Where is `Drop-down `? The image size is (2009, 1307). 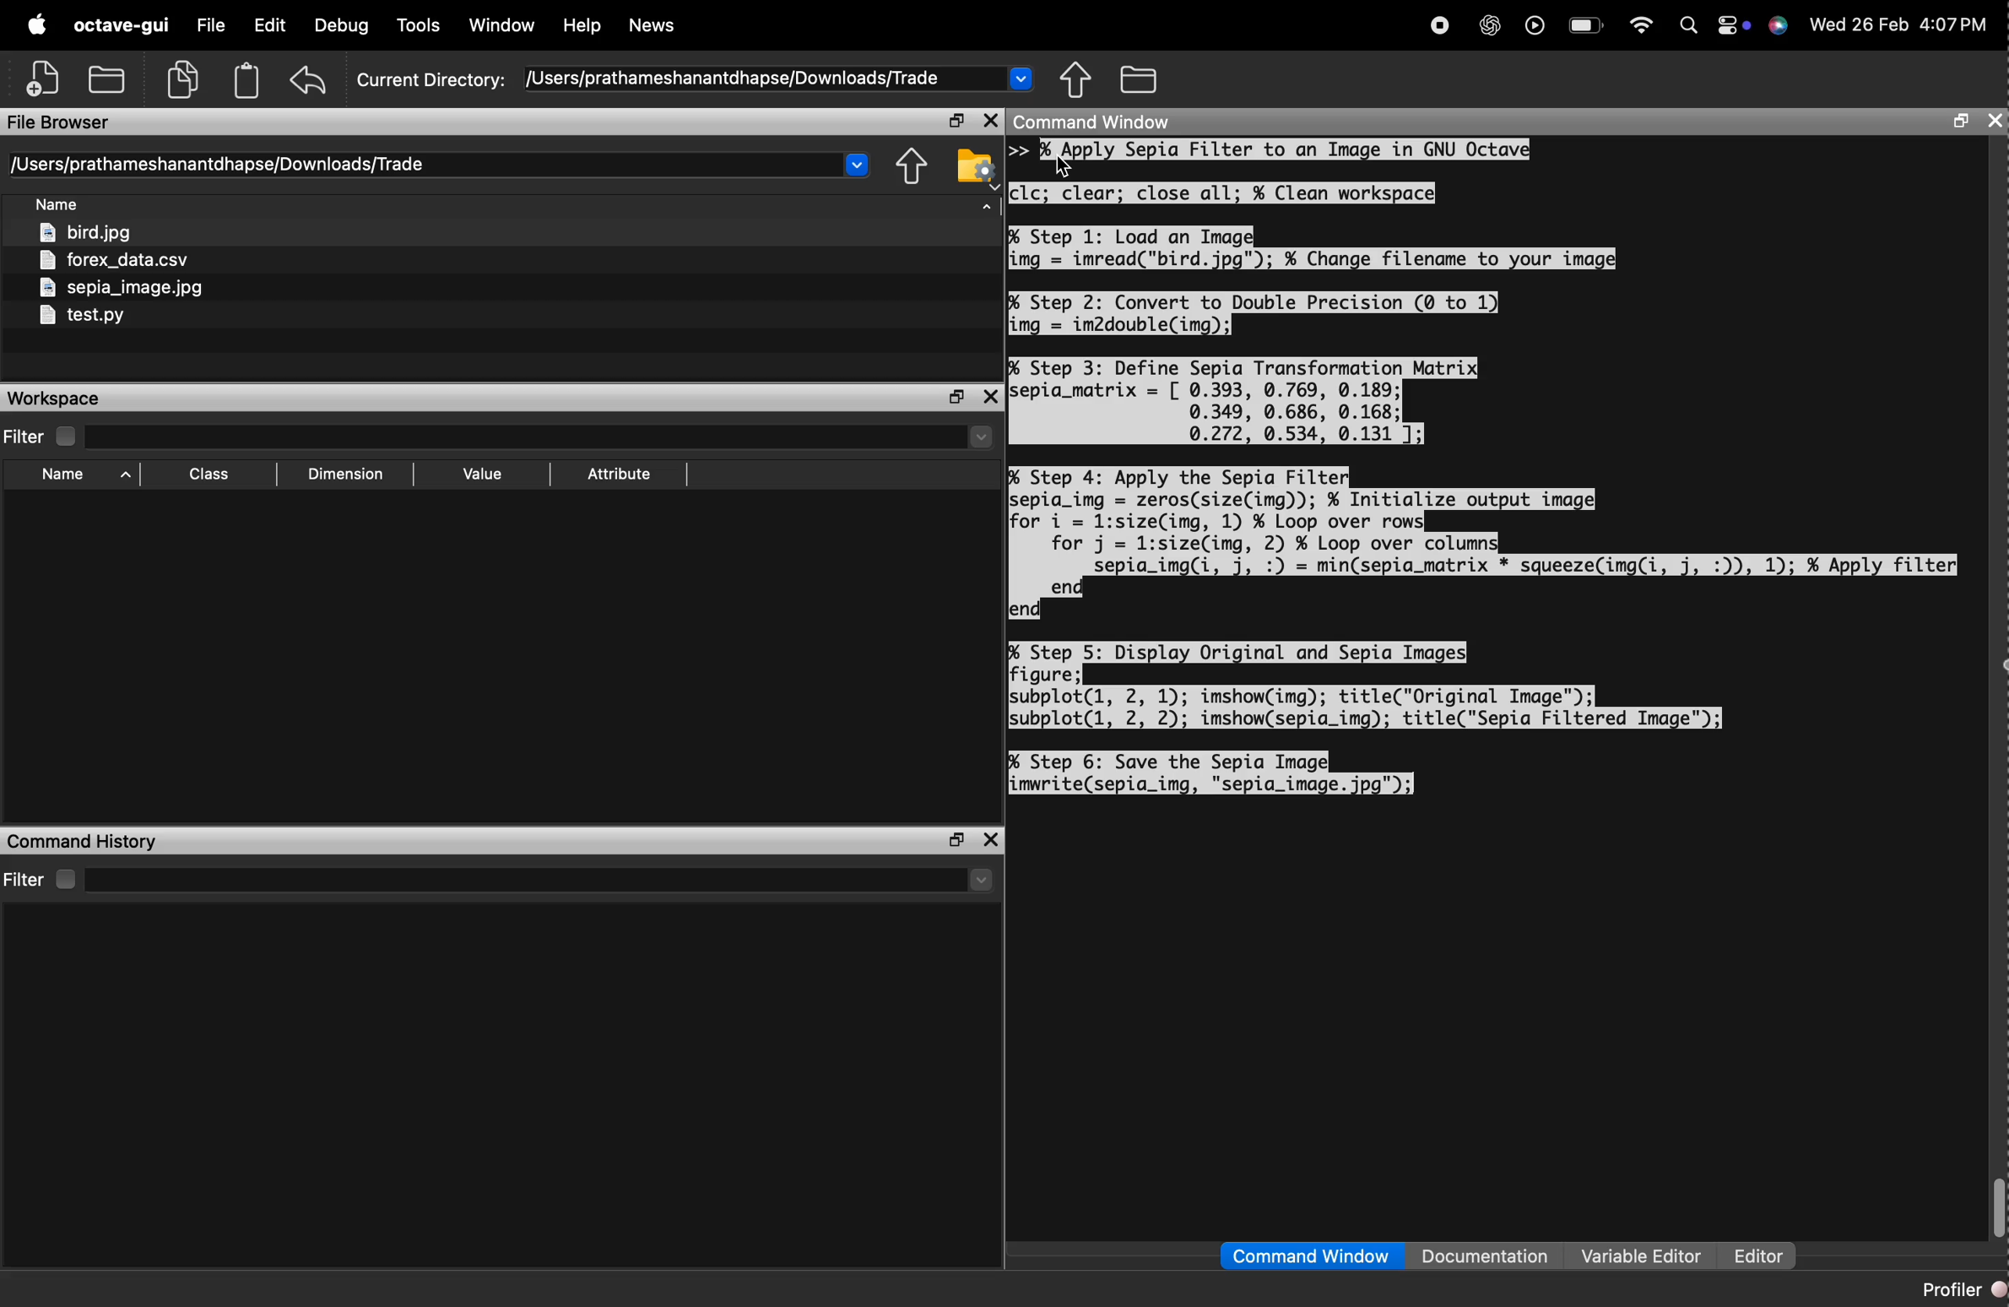 Drop-down  is located at coordinates (857, 165).